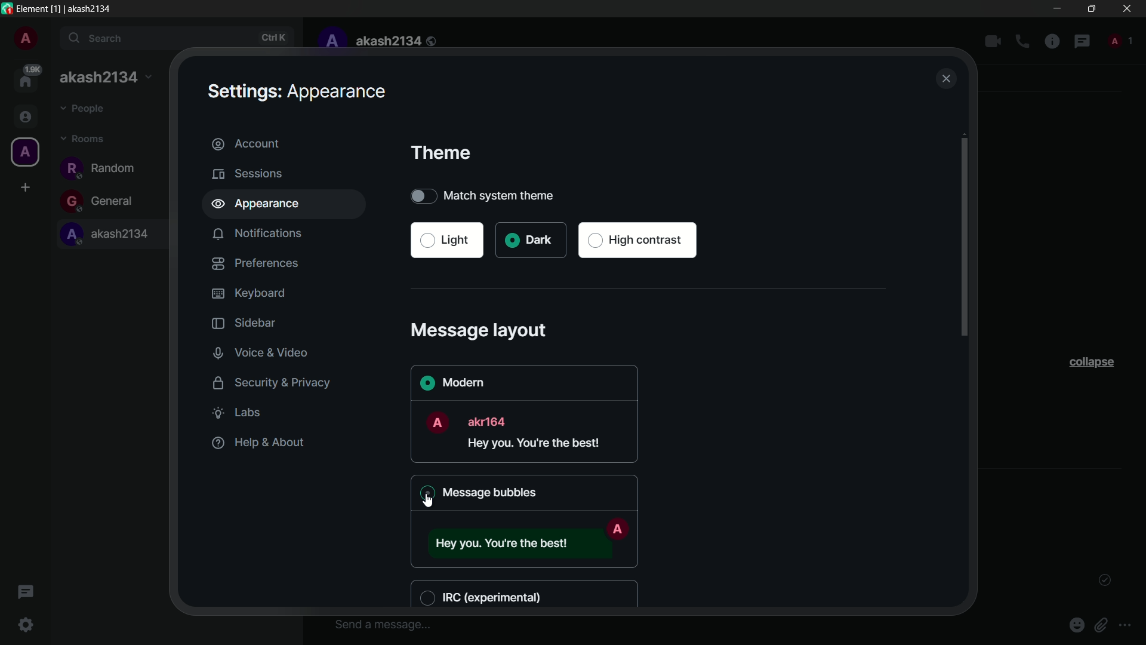 The height and width of the screenshot is (645, 1146). What do you see at coordinates (1126, 626) in the screenshot?
I see `more options` at bounding box center [1126, 626].